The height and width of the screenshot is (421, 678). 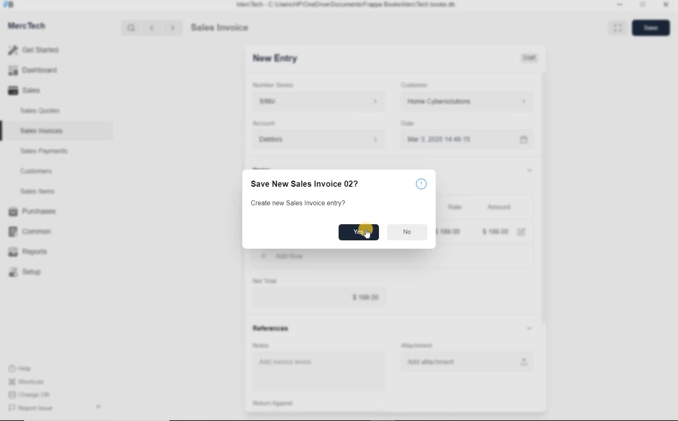 What do you see at coordinates (320, 372) in the screenshot?
I see `Add invoice terms` at bounding box center [320, 372].